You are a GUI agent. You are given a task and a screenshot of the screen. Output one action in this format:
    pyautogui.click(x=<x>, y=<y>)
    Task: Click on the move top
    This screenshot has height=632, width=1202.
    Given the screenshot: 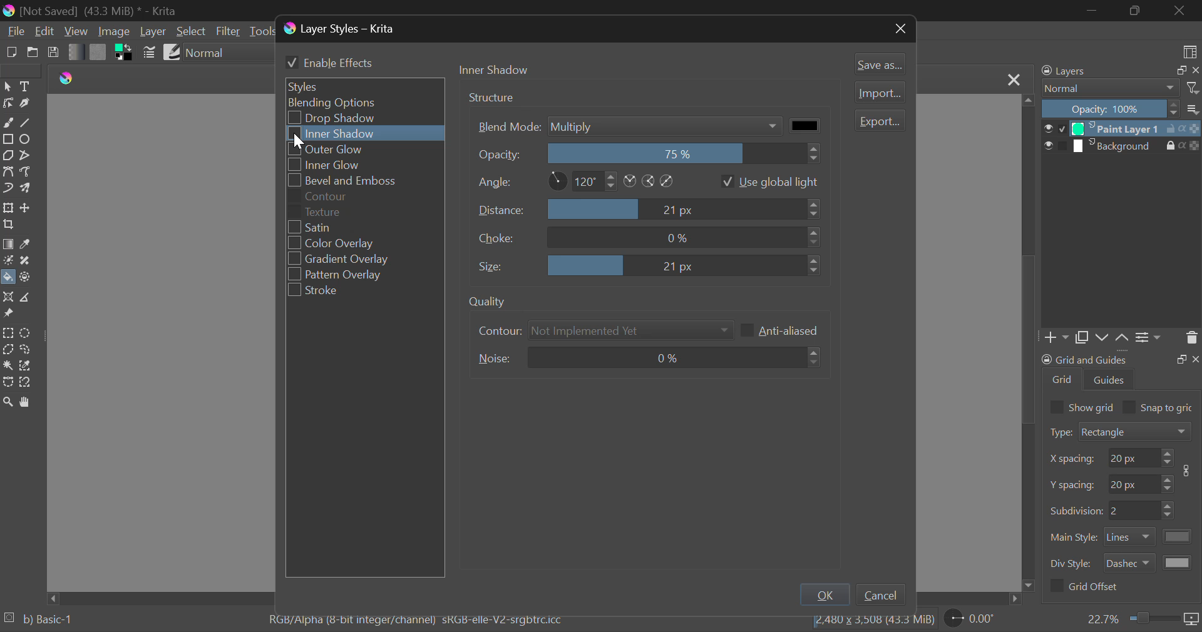 What is the action you would take?
    pyautogui.click(x=1024, y=106)
    